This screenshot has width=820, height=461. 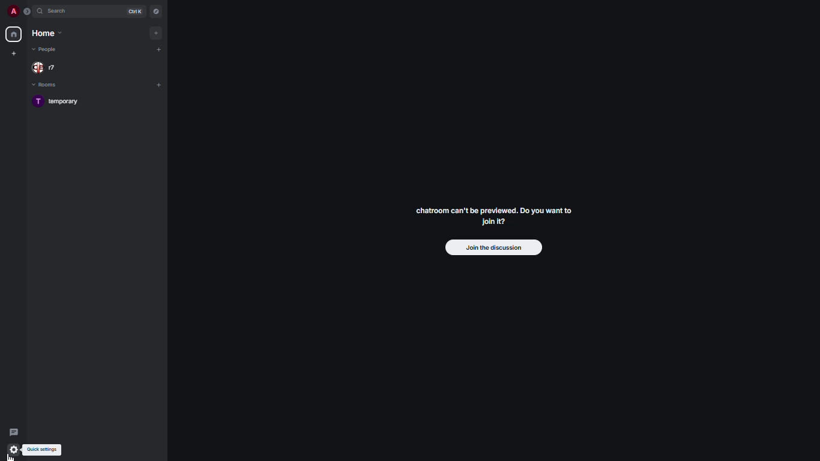 I want to click on quick settings, so click(x=43, y=450).